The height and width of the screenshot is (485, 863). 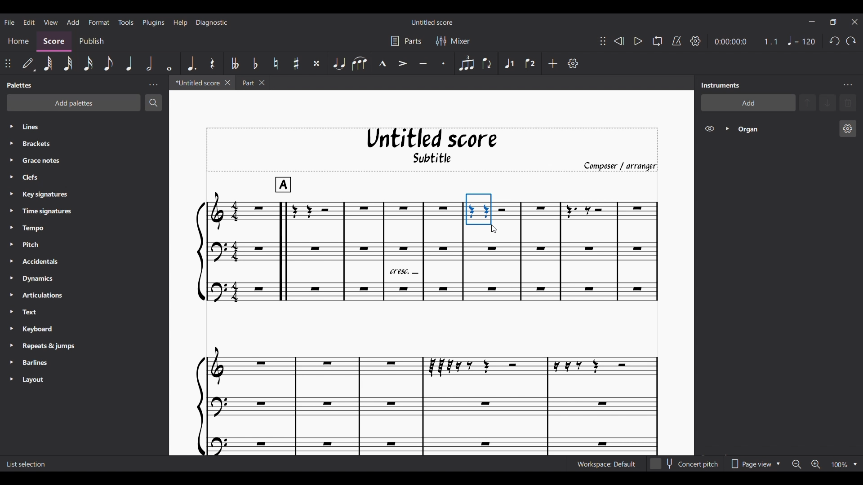 I want to click on Play, so click(x=638, y=41).